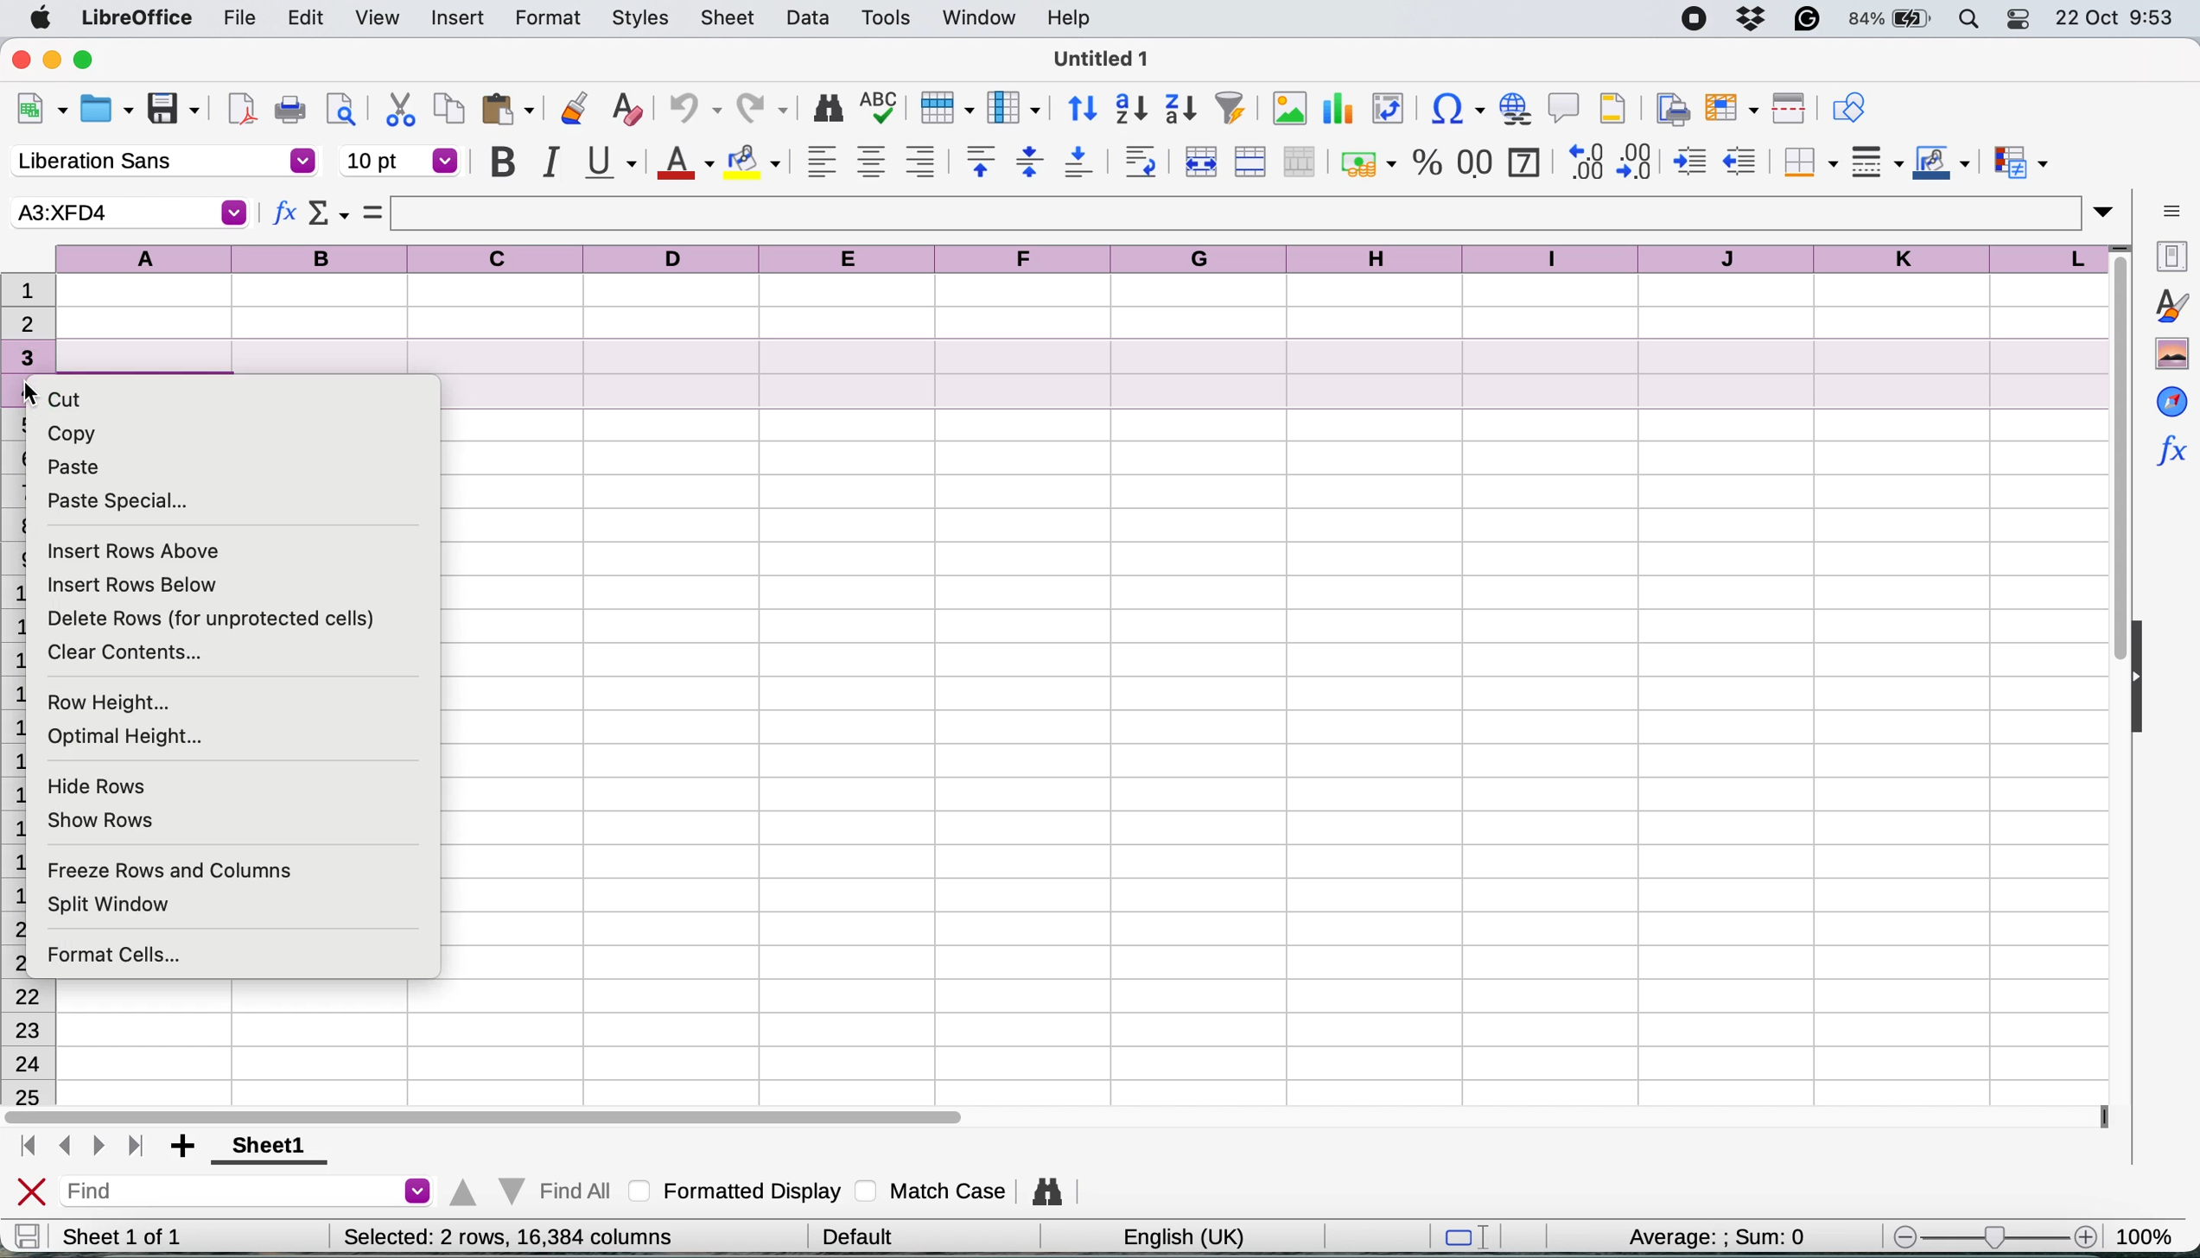 The height and width of the screenshot is (1258, 2200). I want to click on save, so click(27, 1236).